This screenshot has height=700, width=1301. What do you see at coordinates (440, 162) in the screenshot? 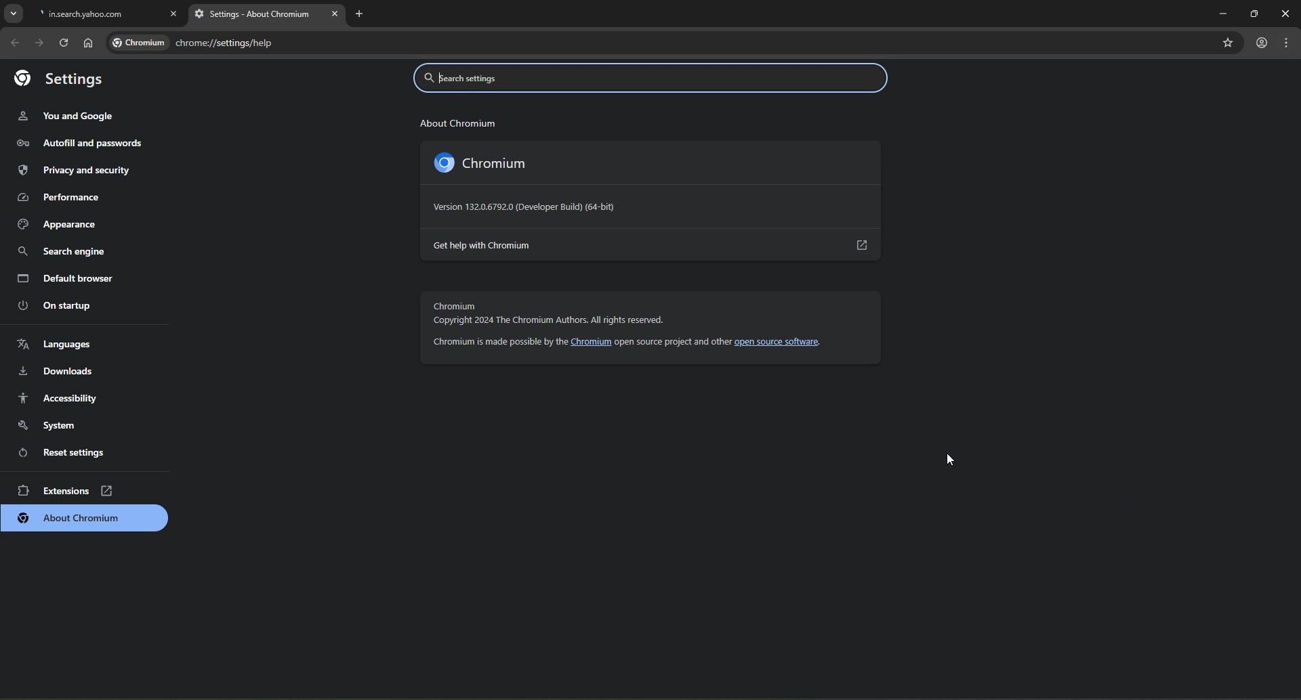
I see `Logo` at bounding box center [440, 162].